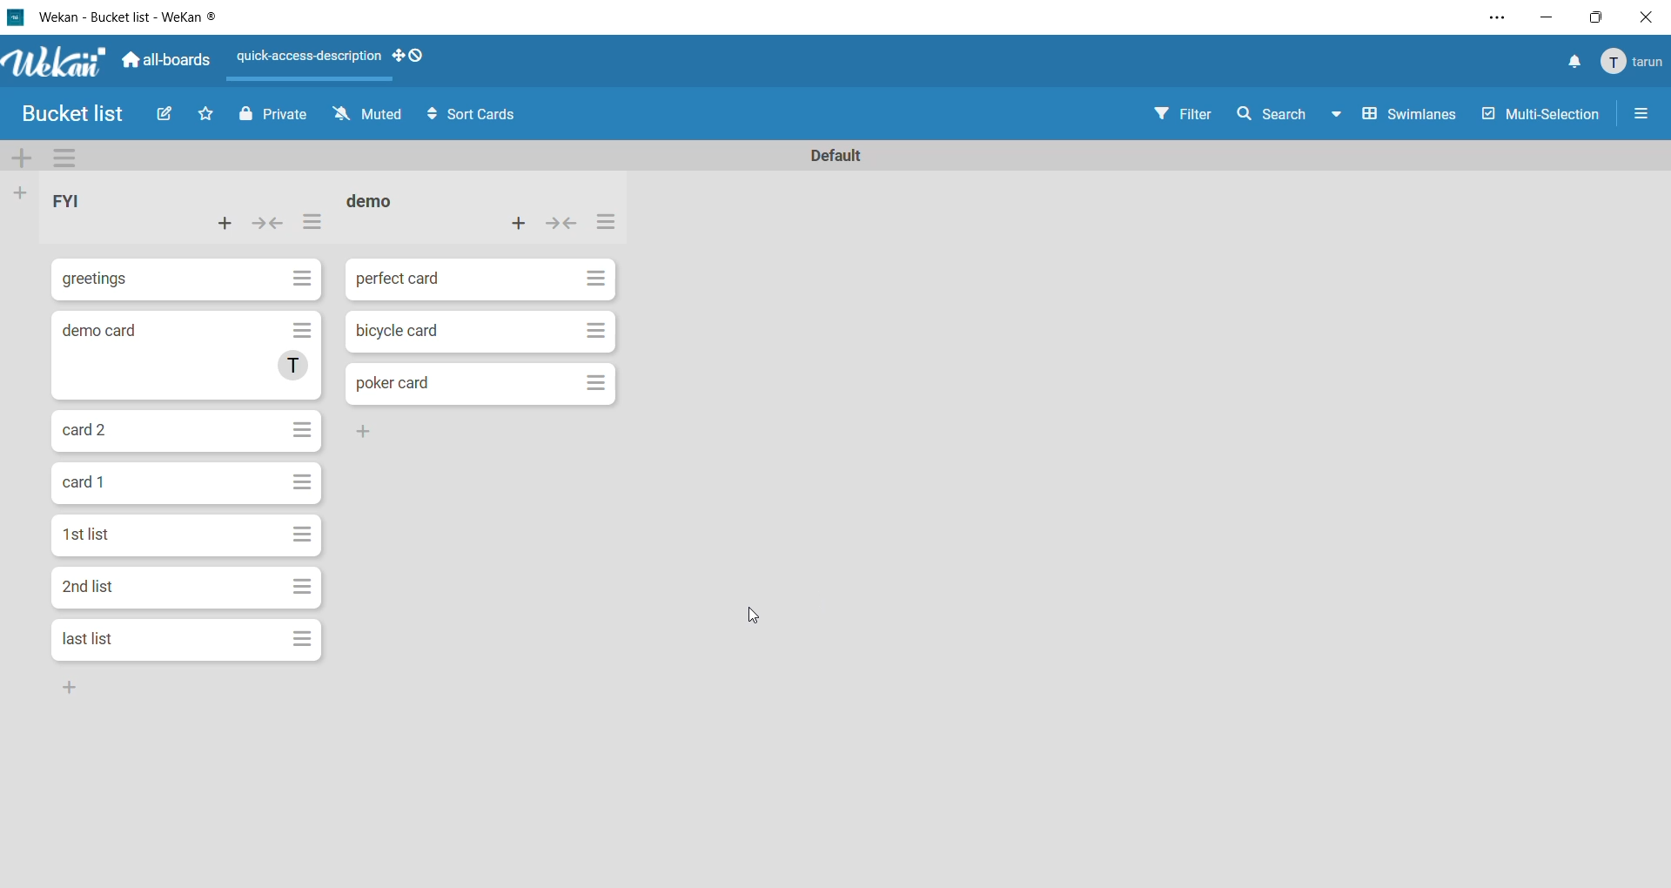  What do you see at coordinates (1633, 62) in the screenshot?
I see `tarun` at bounding box center [1633, 62].